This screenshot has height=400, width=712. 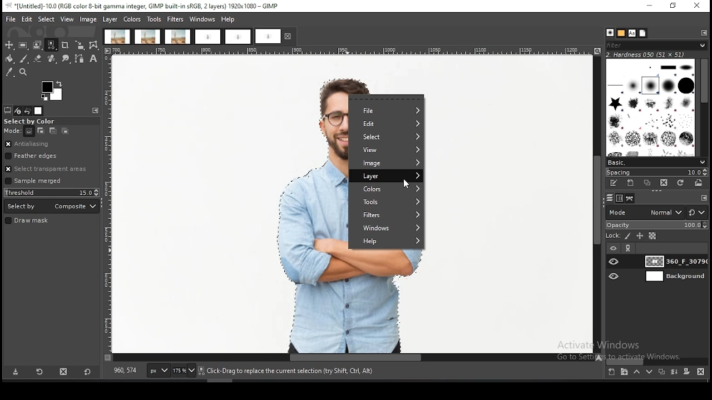 What do you see at coordinates (387, 229) in the screenshot?
I see `windows` at bounding box center [387, 229].